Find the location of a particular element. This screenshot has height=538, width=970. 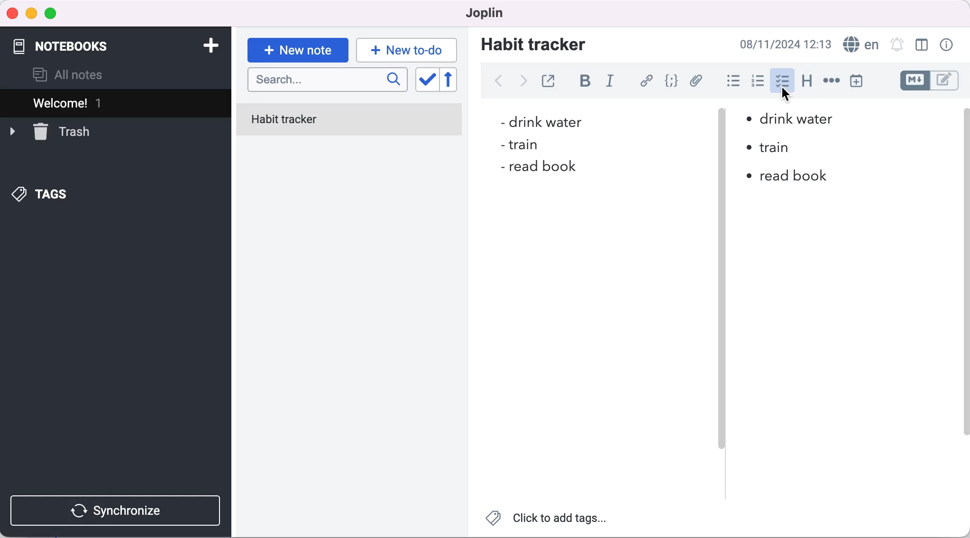

synchronize is located at coordinates (118, 511).